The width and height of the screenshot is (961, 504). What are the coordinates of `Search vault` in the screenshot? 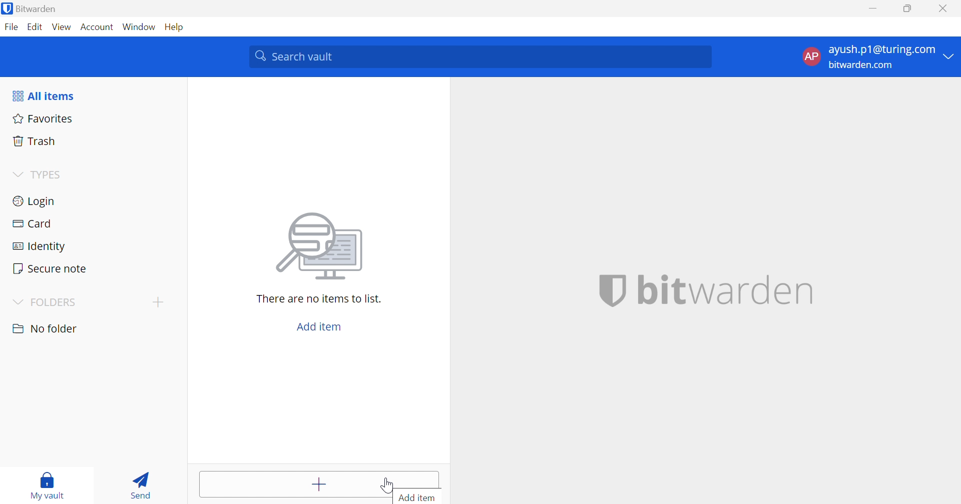 It's located at (481, 56).